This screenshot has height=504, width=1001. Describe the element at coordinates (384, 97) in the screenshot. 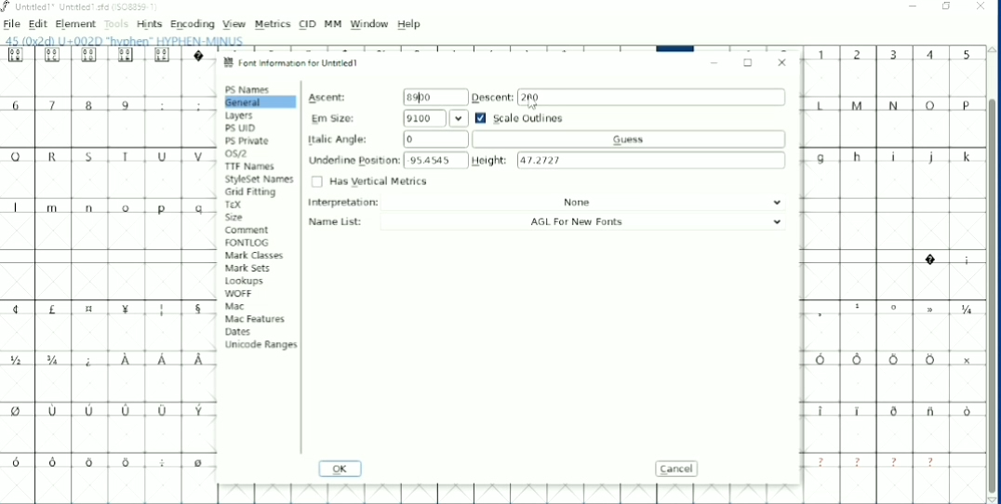

I see `Ascent` at that location.